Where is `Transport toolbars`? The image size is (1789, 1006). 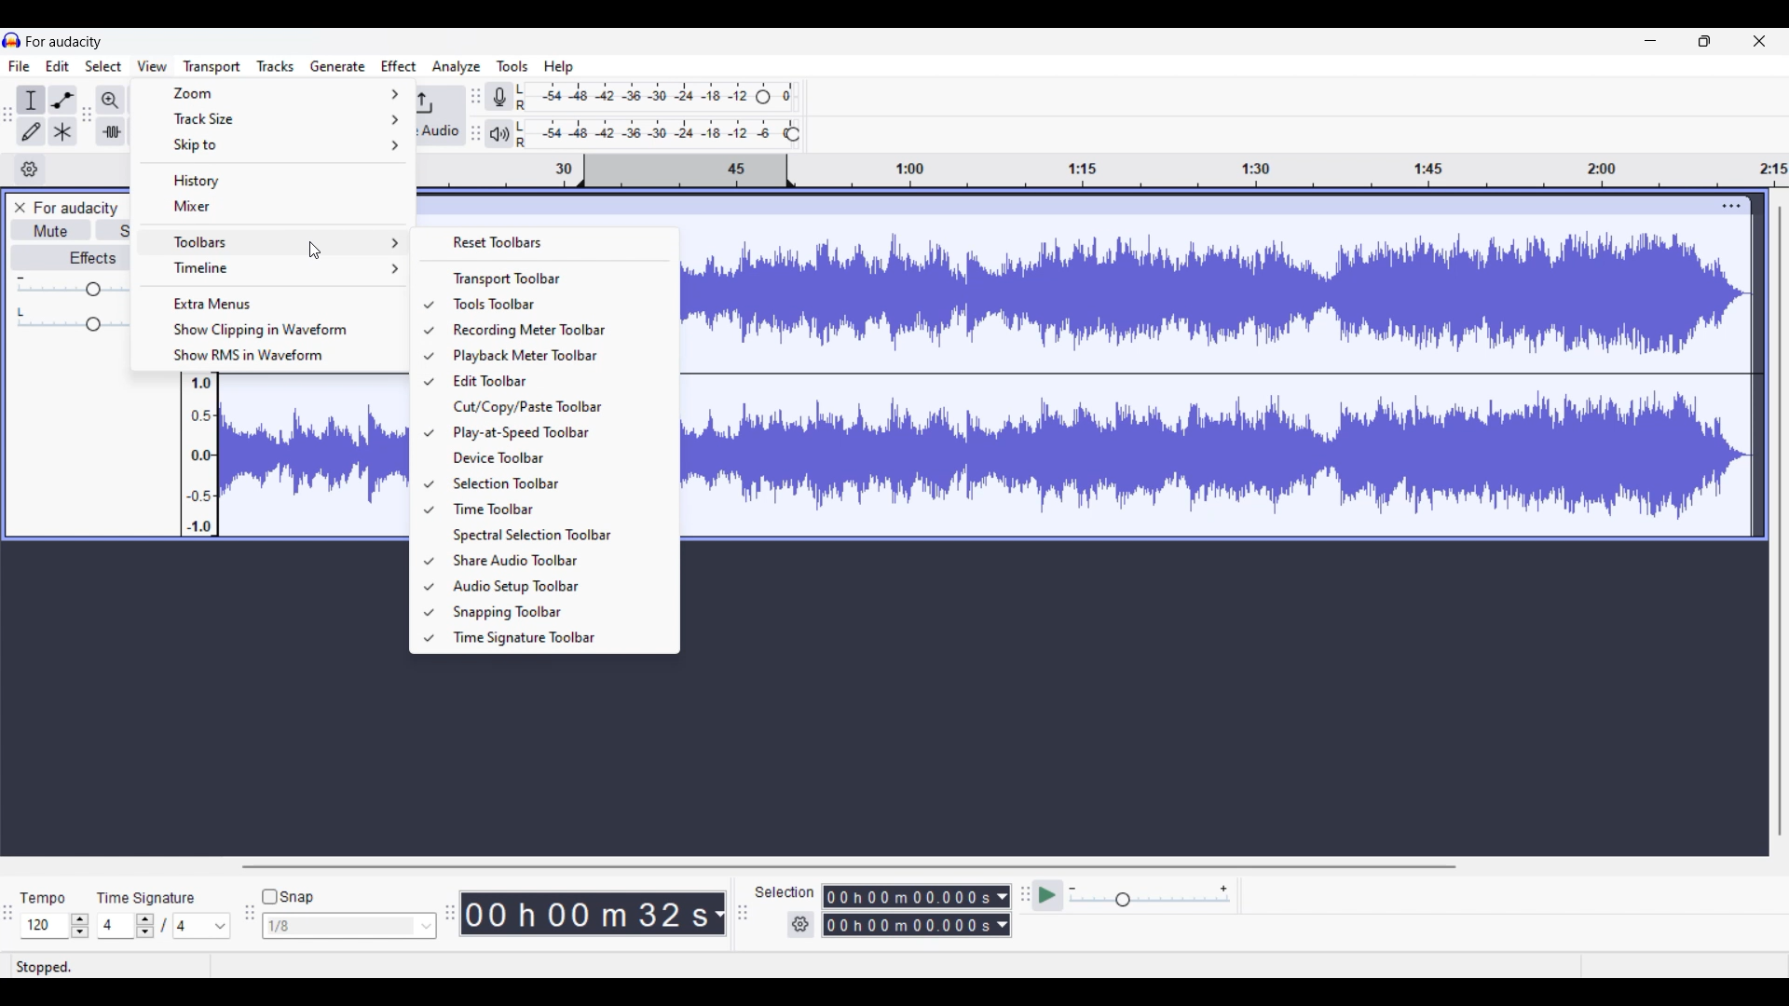
Transport toolbars is located at coordinates (544, 279).